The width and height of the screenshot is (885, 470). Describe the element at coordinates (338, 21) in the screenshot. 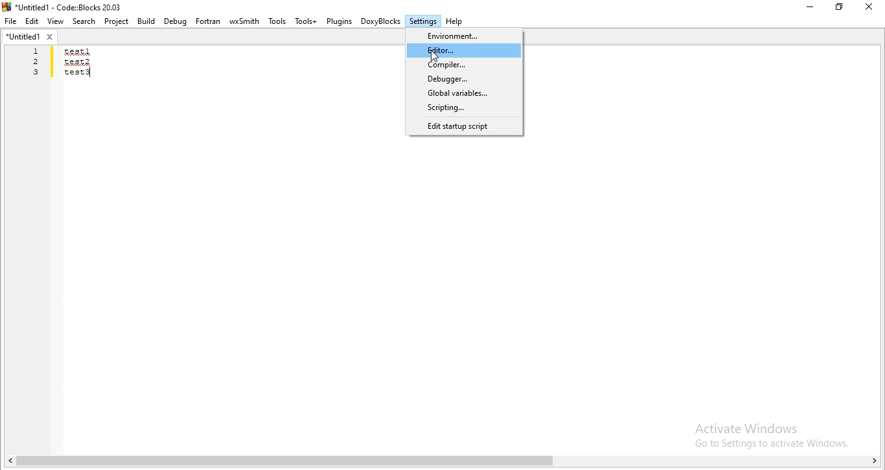

I see `Plugins ` at that location.